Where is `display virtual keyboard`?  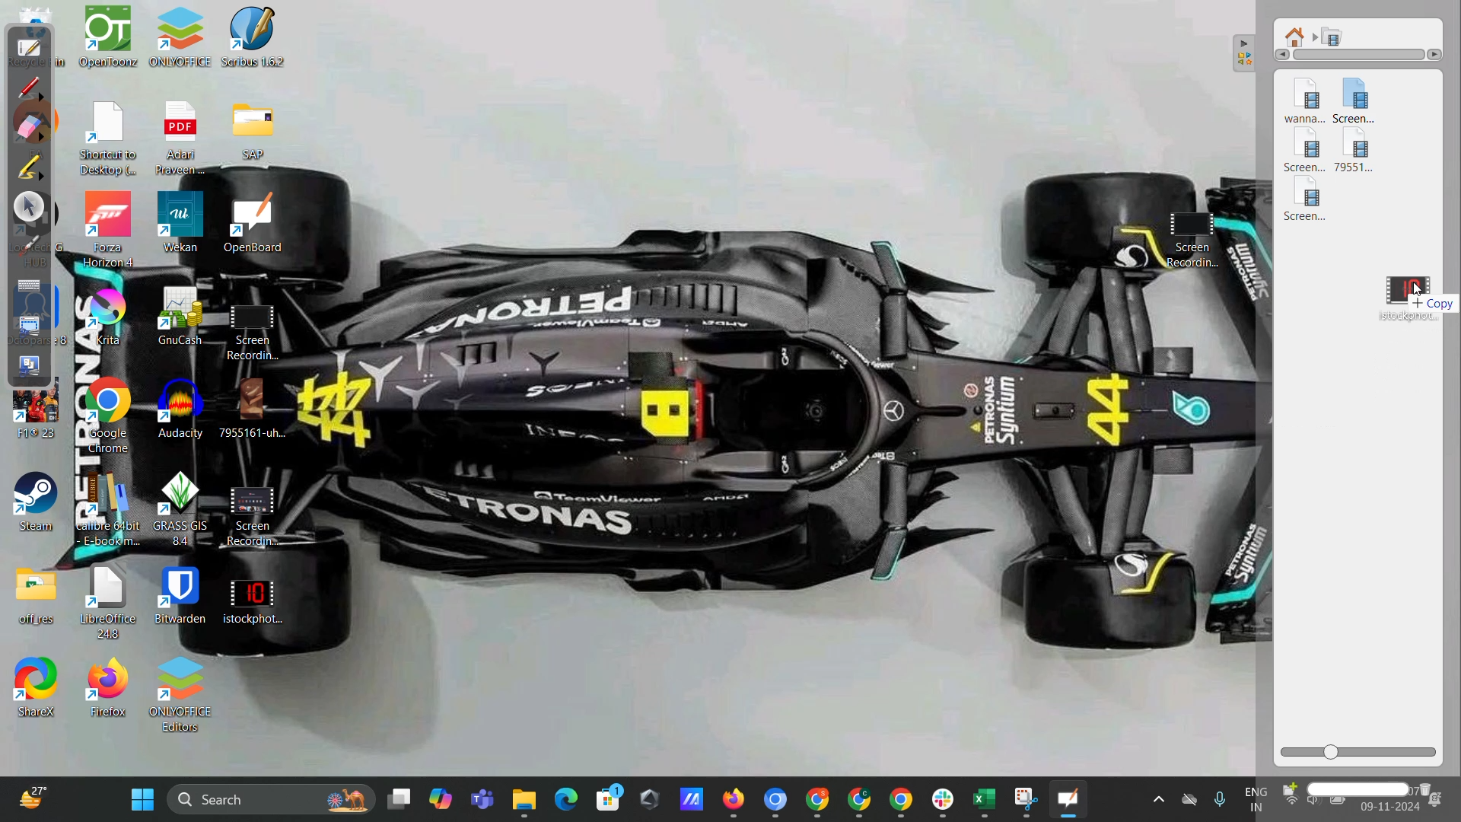 display virtual keyboard is located at coordinates (30, 288).